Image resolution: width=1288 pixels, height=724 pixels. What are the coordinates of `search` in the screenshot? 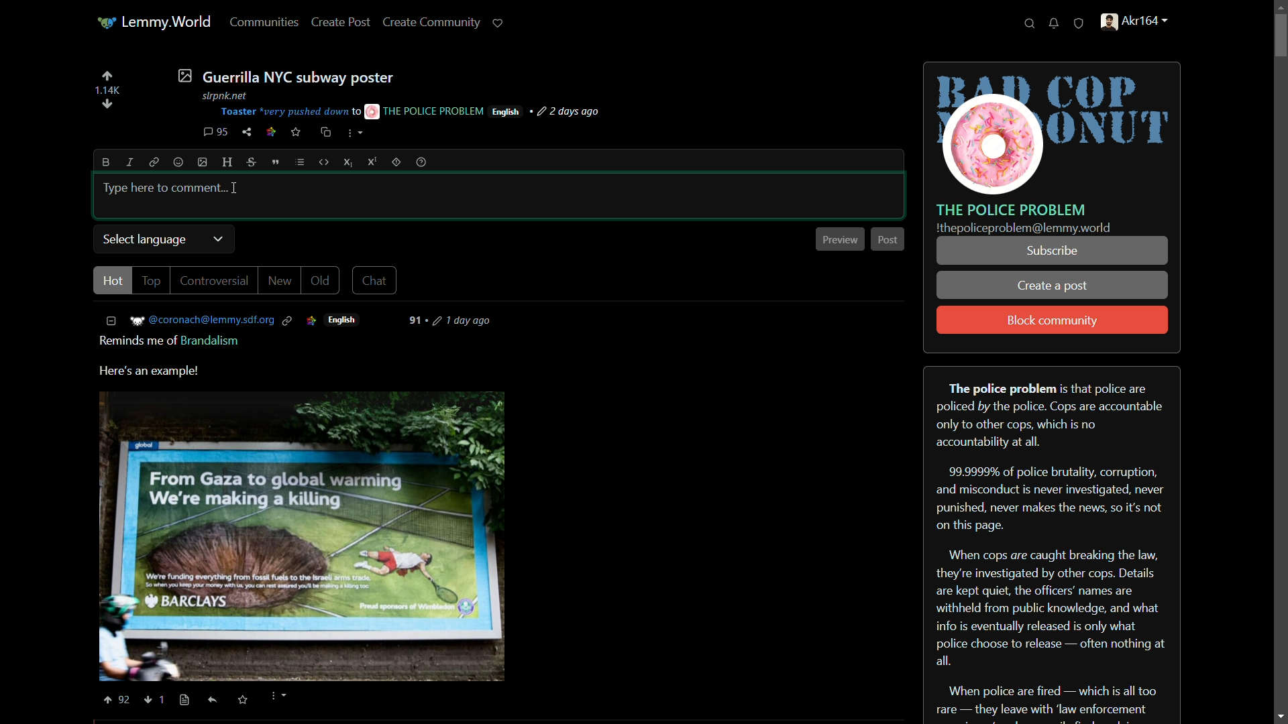 It's located at (1030, 24).